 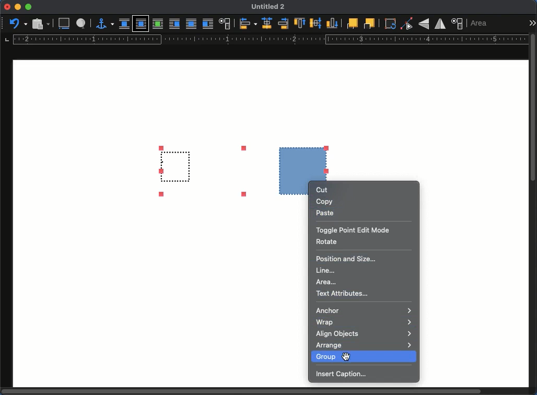 What do you see at coordinates (331, 22) in the screenshot?
I see `bottom` at bounding box center [331, 22].